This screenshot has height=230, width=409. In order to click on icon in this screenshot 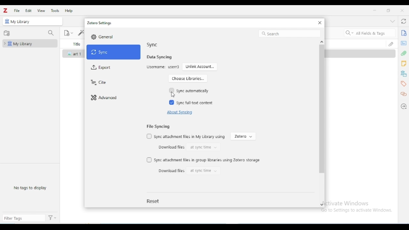, I will do `click(7, 21)`.